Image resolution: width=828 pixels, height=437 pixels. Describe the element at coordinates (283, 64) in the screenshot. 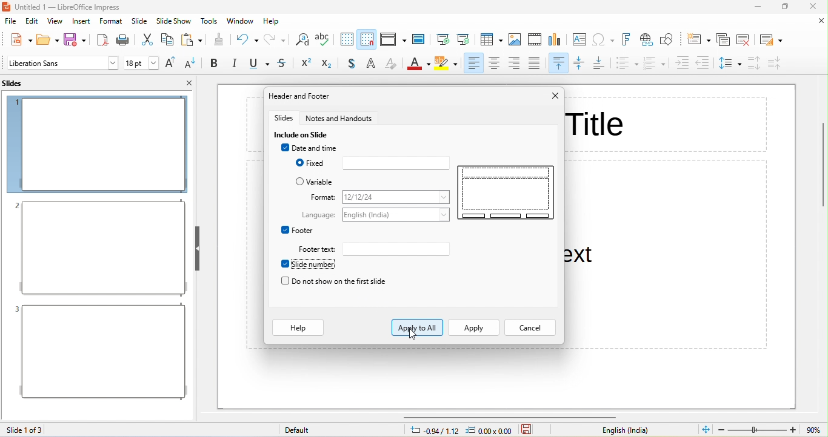

I see `strikethrough` at that location.